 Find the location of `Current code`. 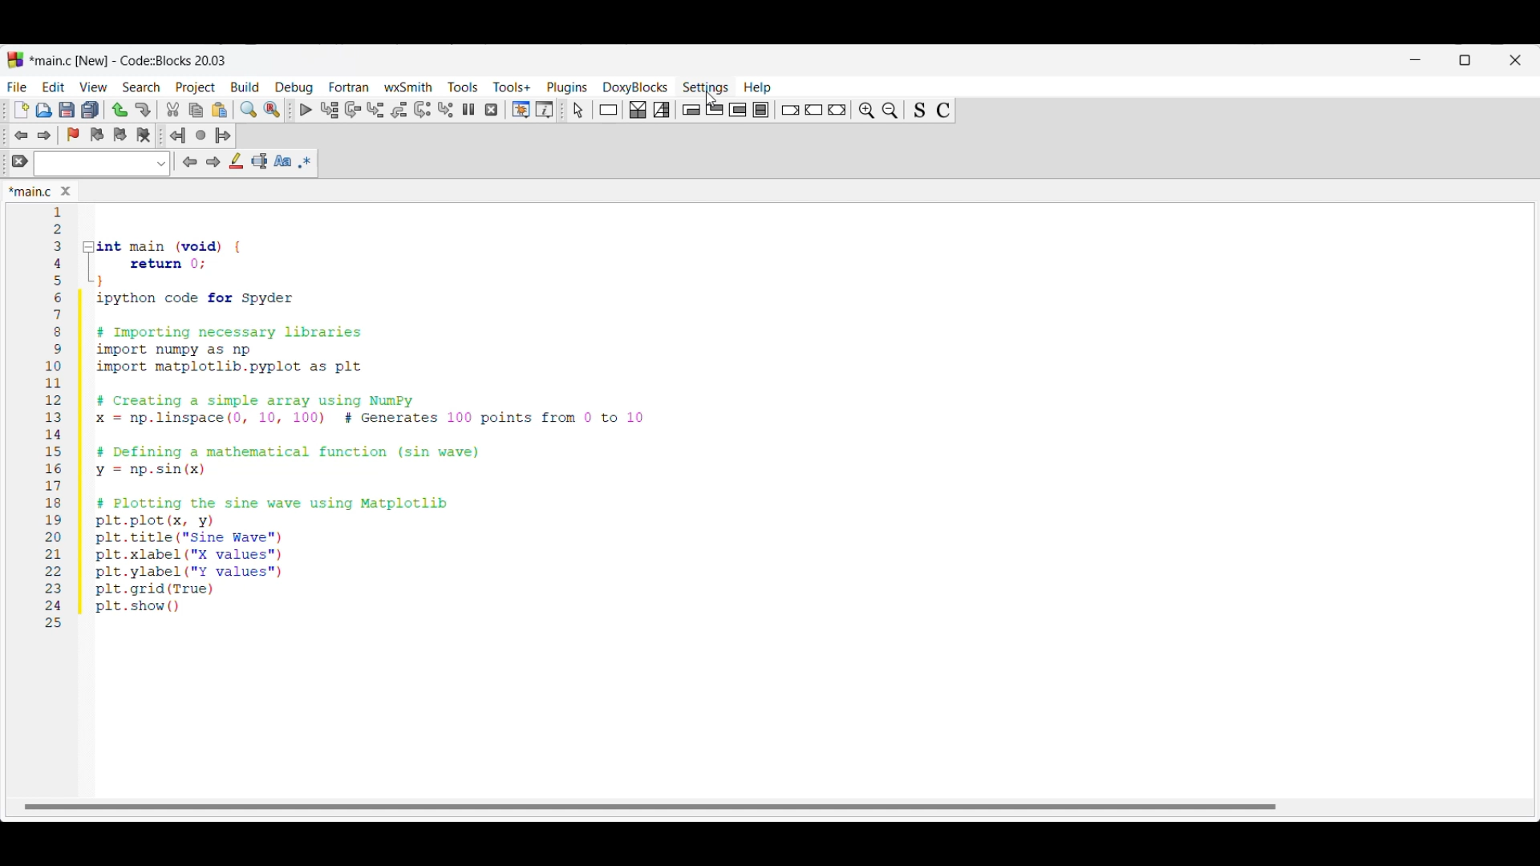

Current code is located at coordinates (347, 418).